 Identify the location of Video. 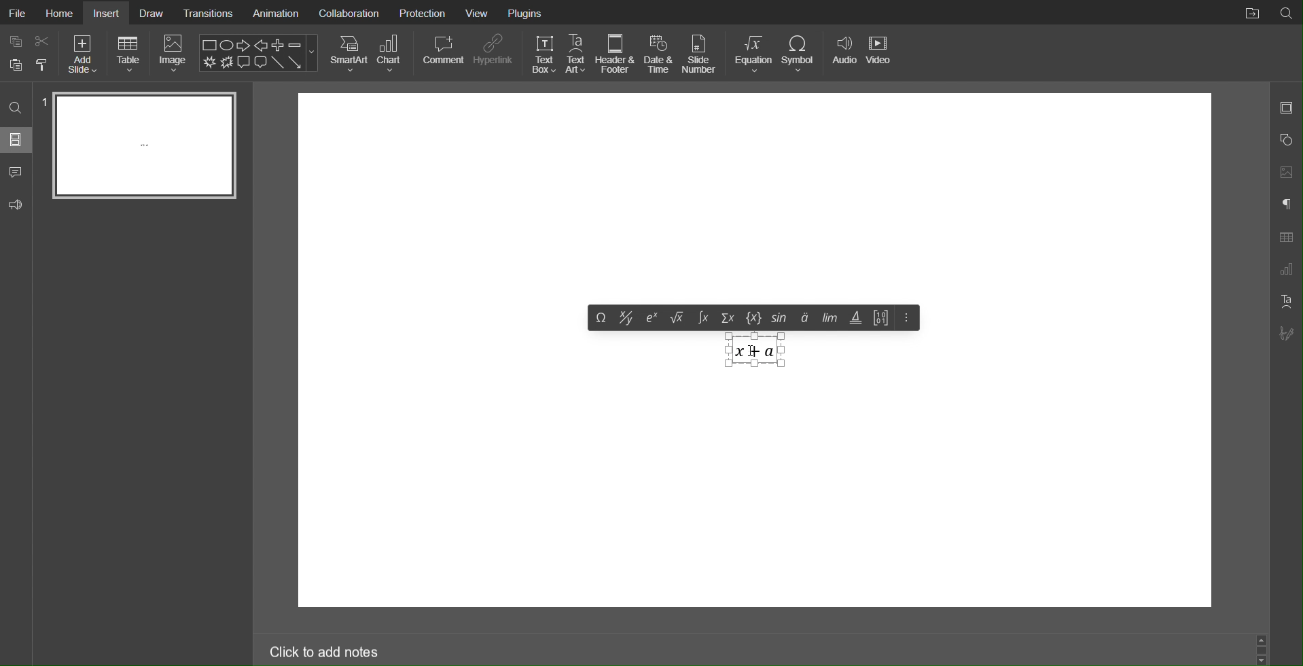
(883, 53).